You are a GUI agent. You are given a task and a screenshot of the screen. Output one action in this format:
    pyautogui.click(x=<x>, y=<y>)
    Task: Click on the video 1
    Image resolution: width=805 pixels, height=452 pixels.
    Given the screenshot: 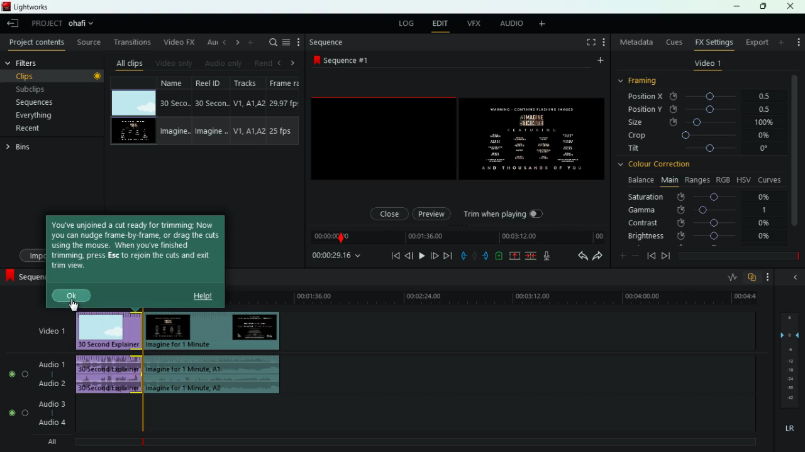 What is the action you would take?
    pyautogui.click(x=48, y=331)
    